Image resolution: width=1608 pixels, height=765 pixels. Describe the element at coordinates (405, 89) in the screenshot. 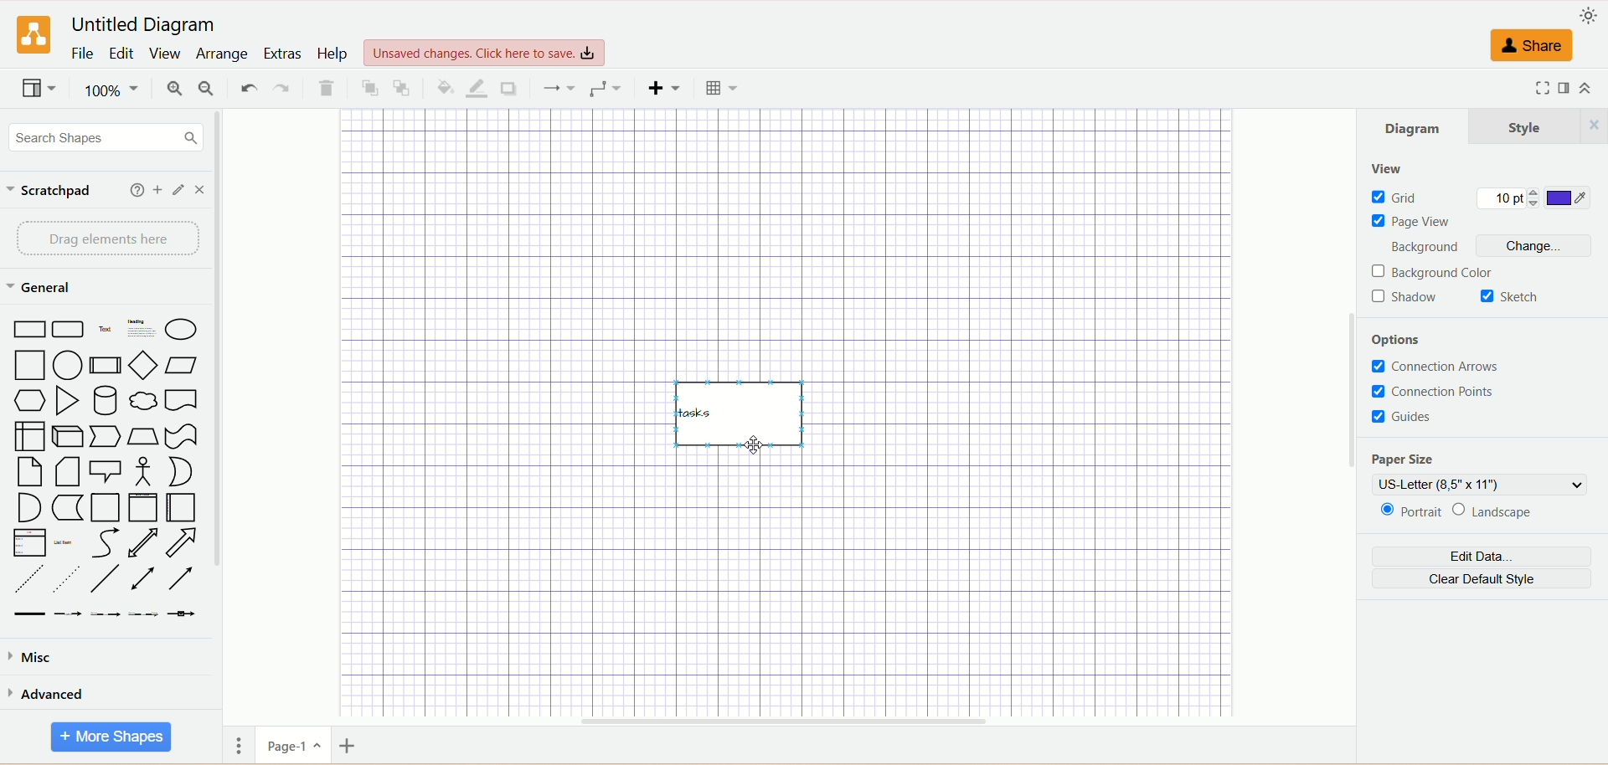

I see `go back` at that location.